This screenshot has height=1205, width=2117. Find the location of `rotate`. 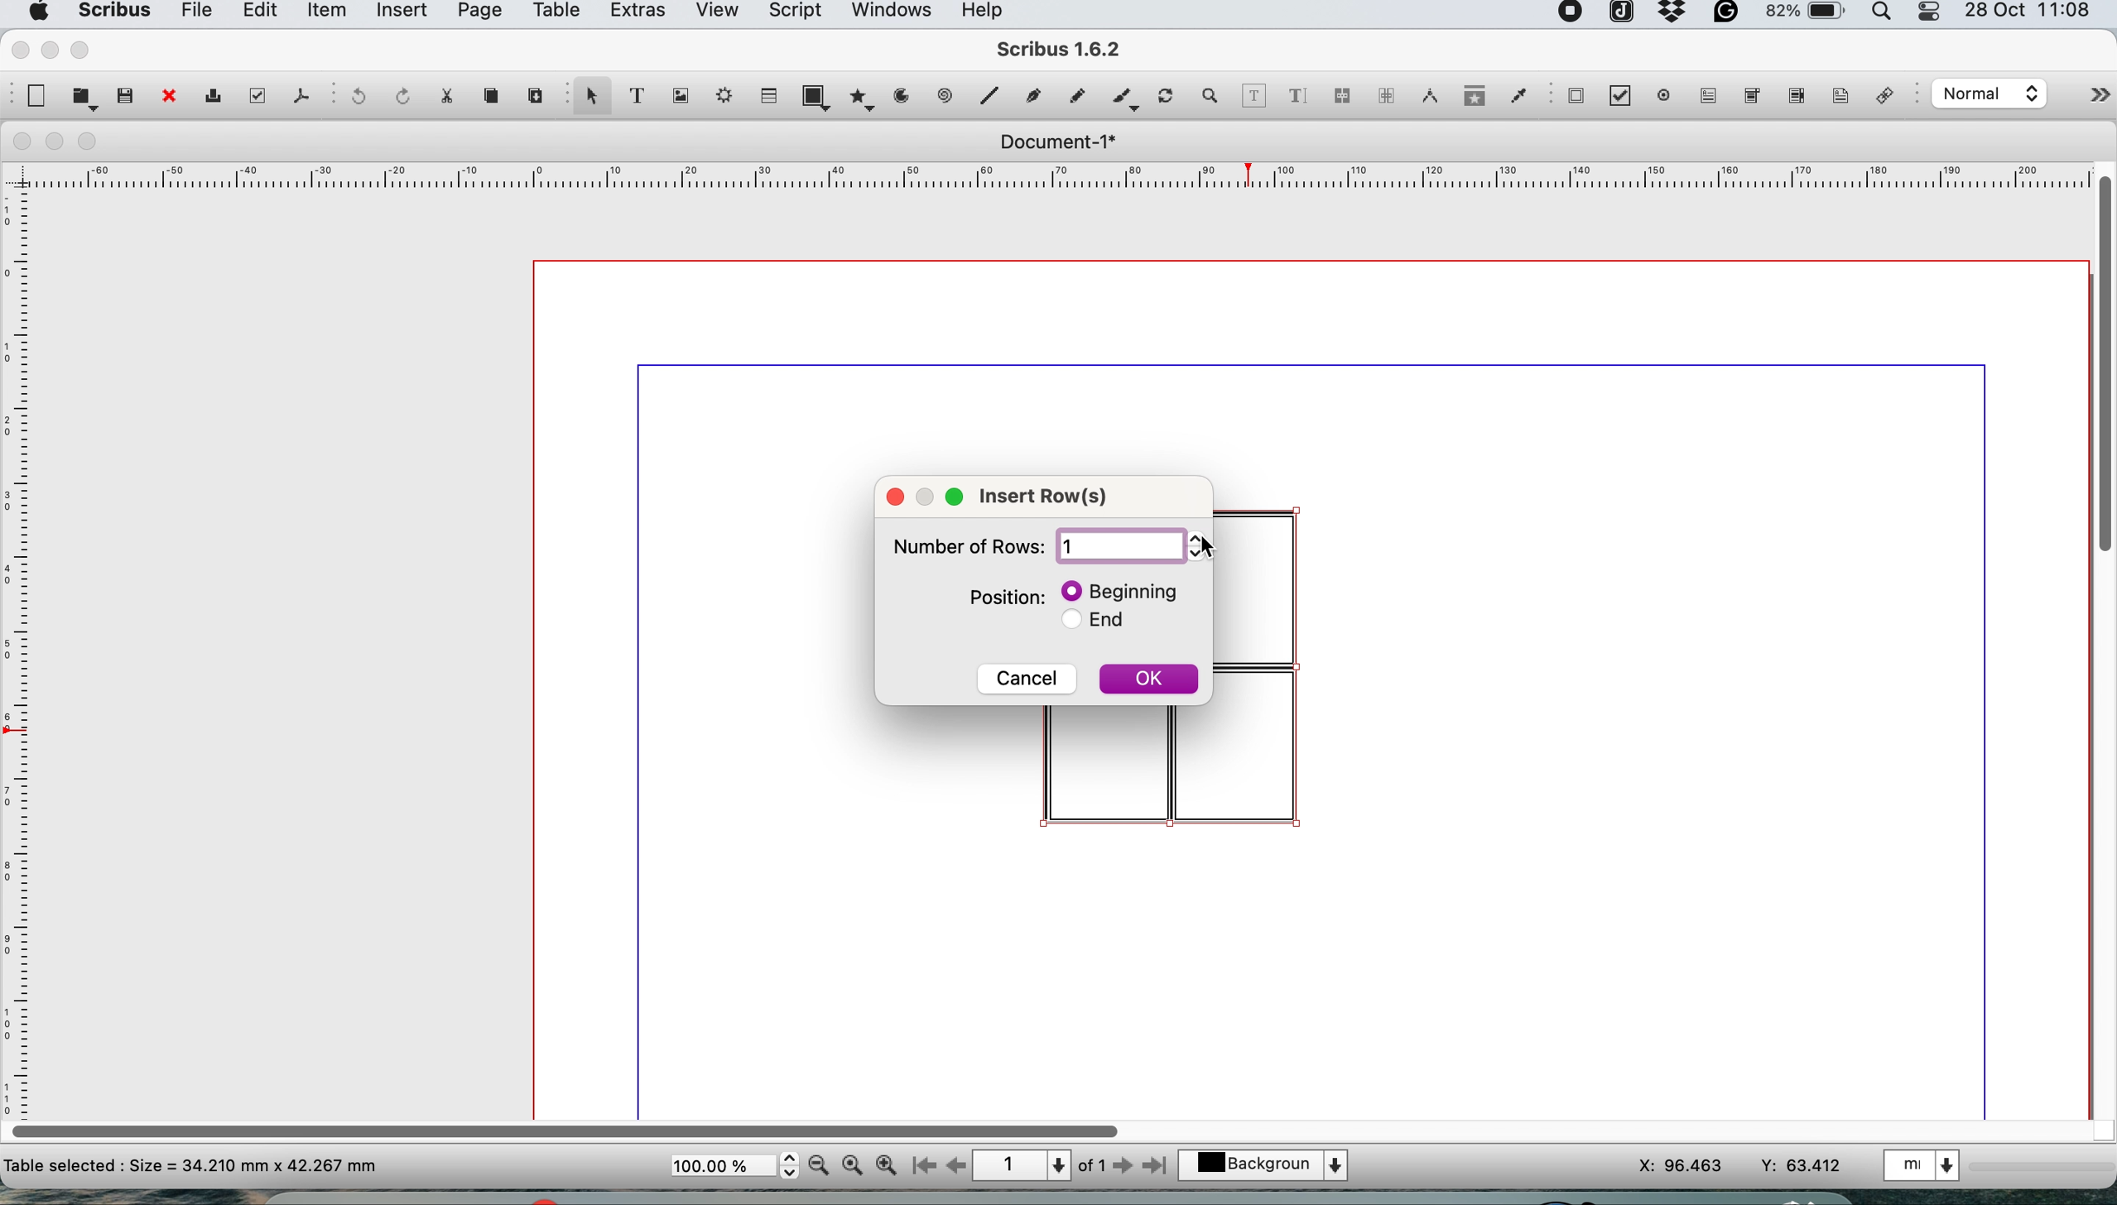

rotate is located at coordinates (1168, 98).